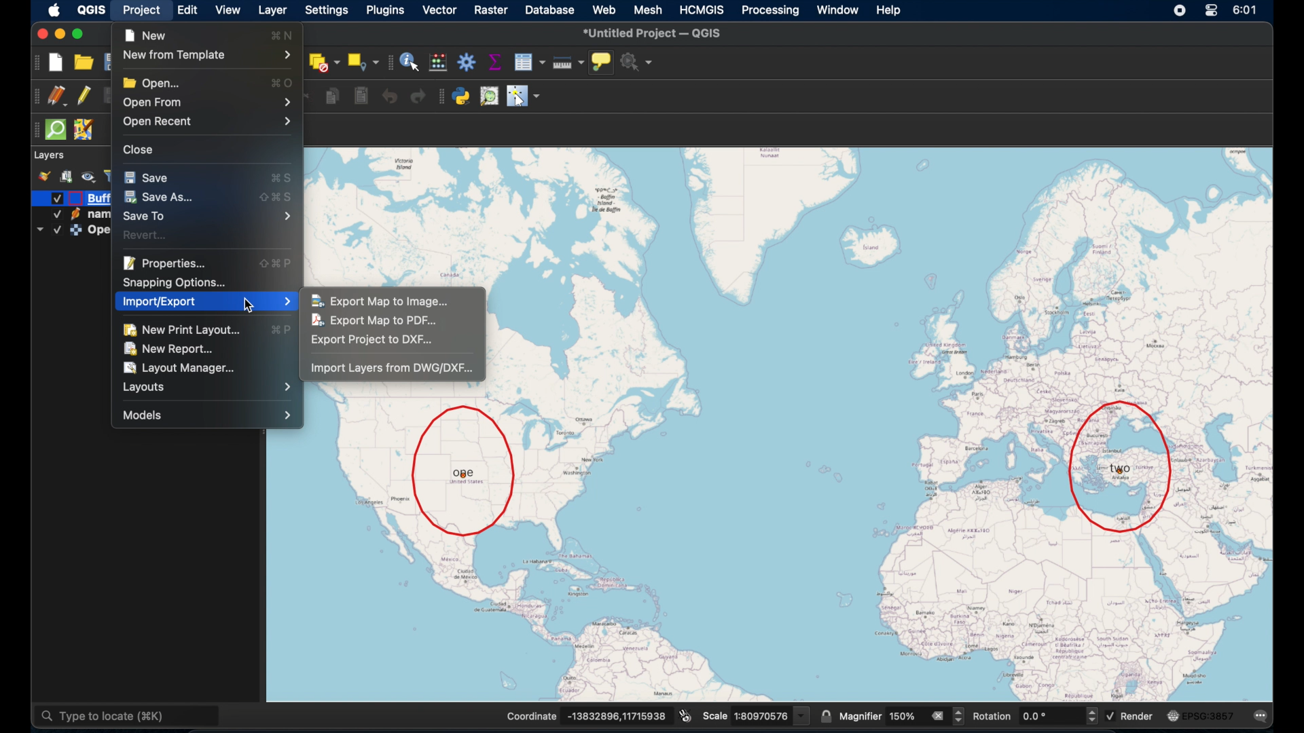  Describe the element at coordinates (374, 321) in the screenshot. I see `export map to pdf` at that location.